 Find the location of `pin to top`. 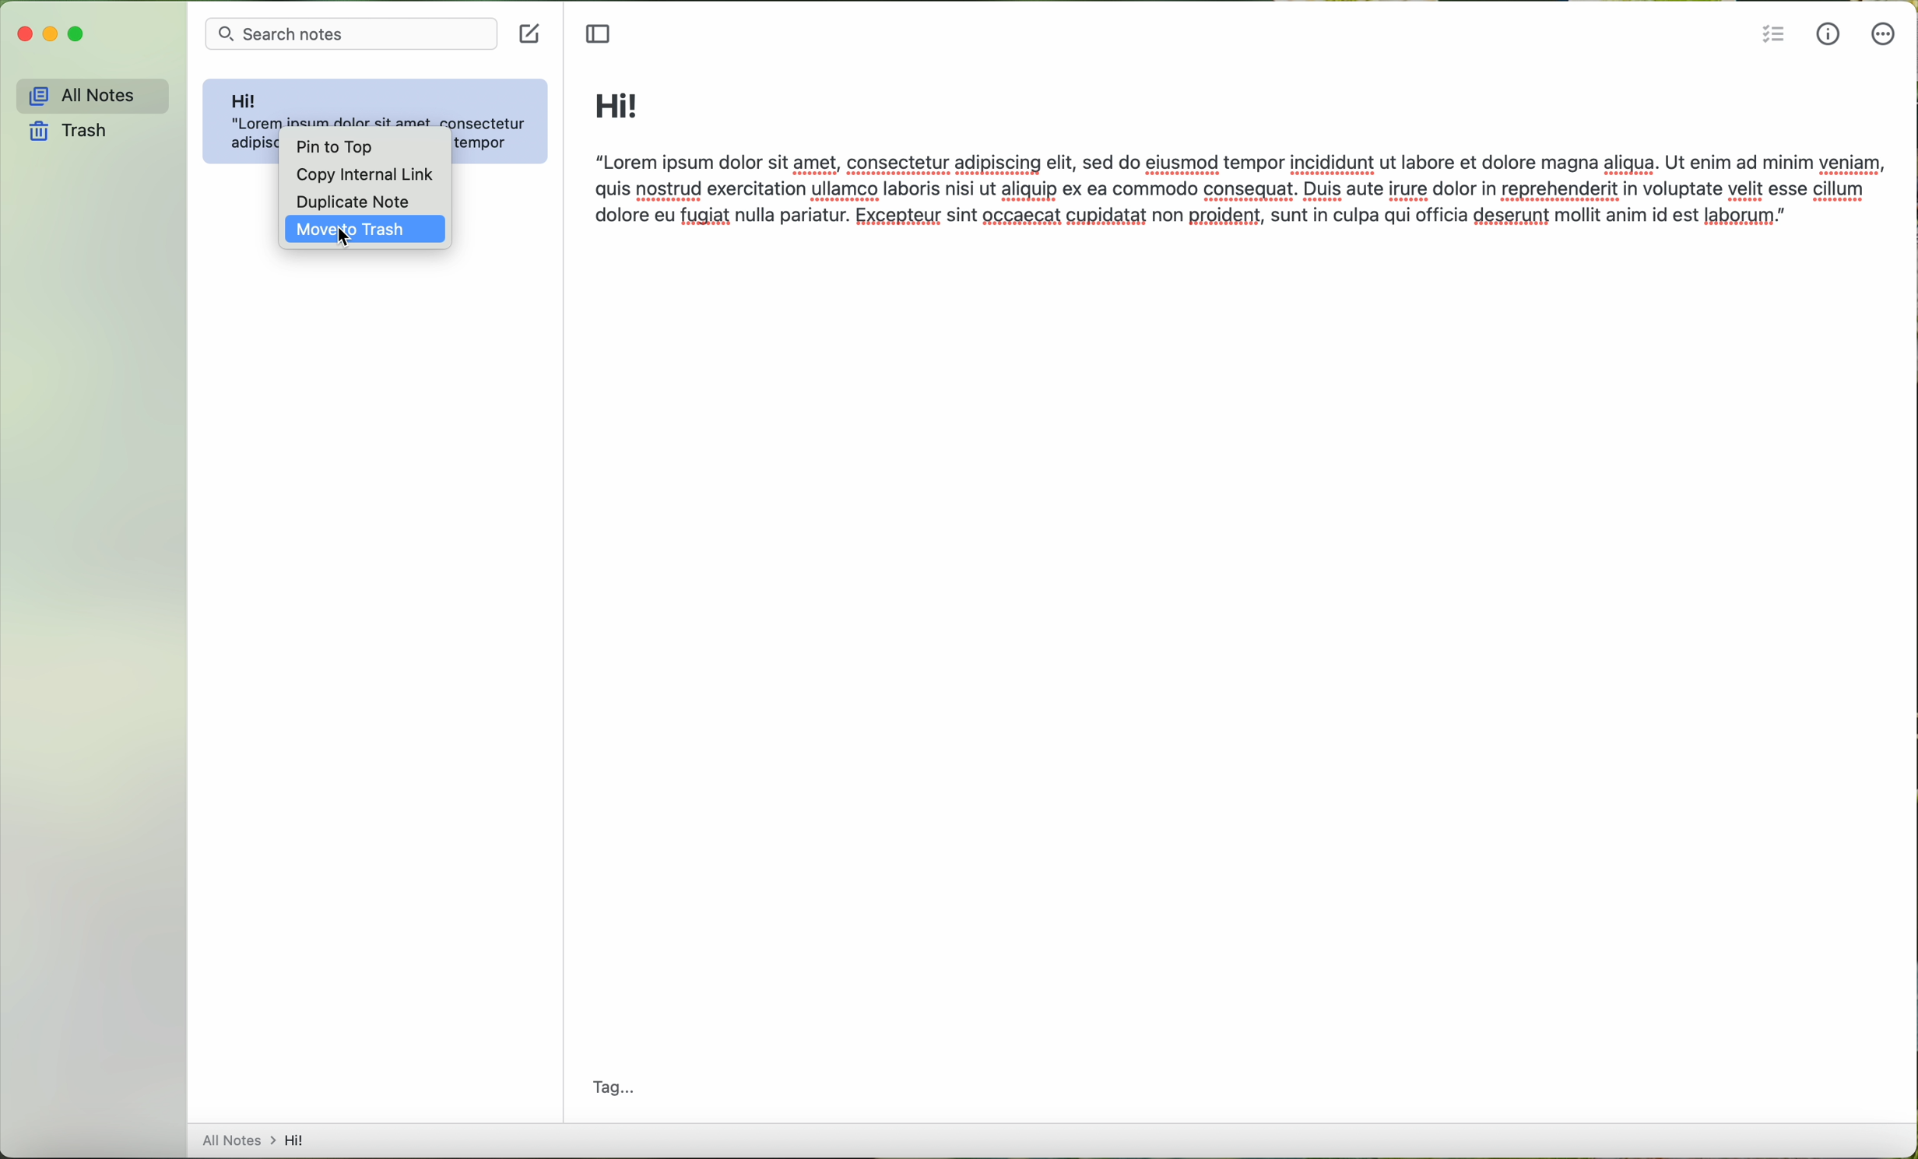

pin to top is located at coordinates (331, 146).